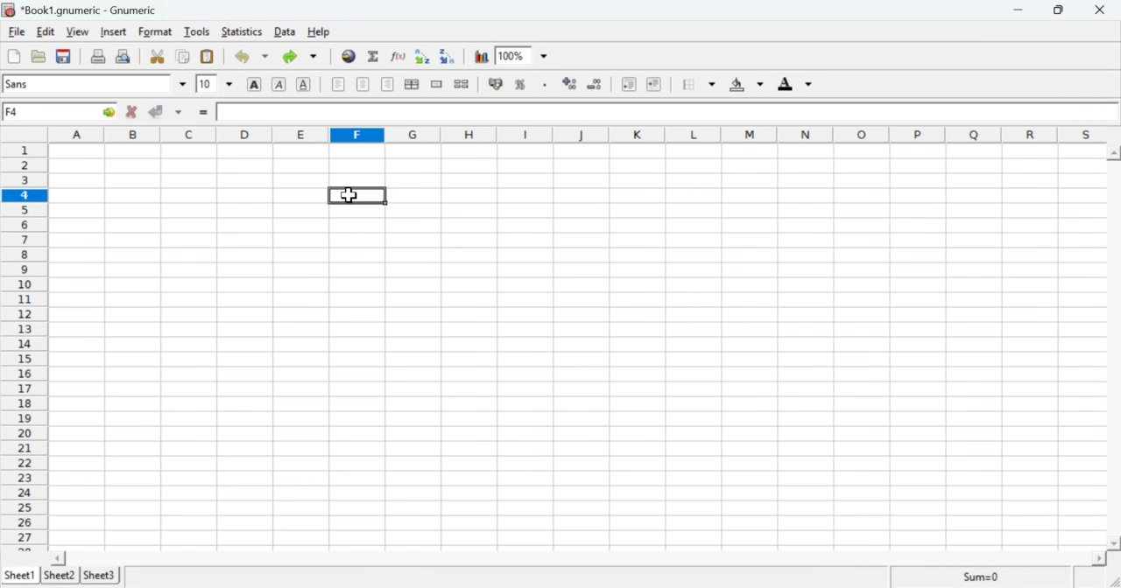 Image resolution: width=1121 pixels, height=588 pixels. I want to click on Decrease indent, so click(628, 83).